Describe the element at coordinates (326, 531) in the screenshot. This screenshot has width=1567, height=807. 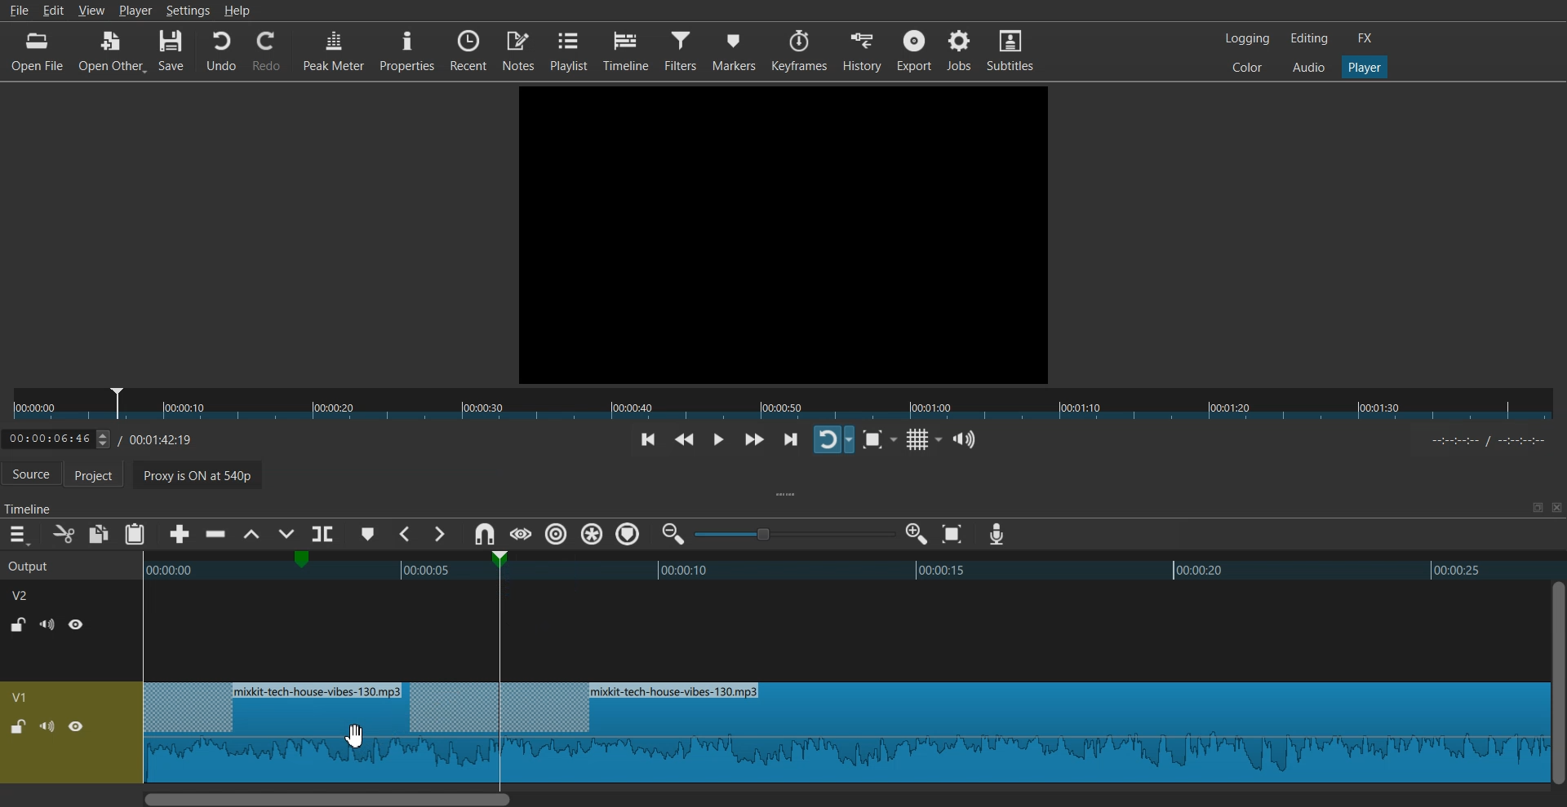
I see `Split at playhead` at that location.